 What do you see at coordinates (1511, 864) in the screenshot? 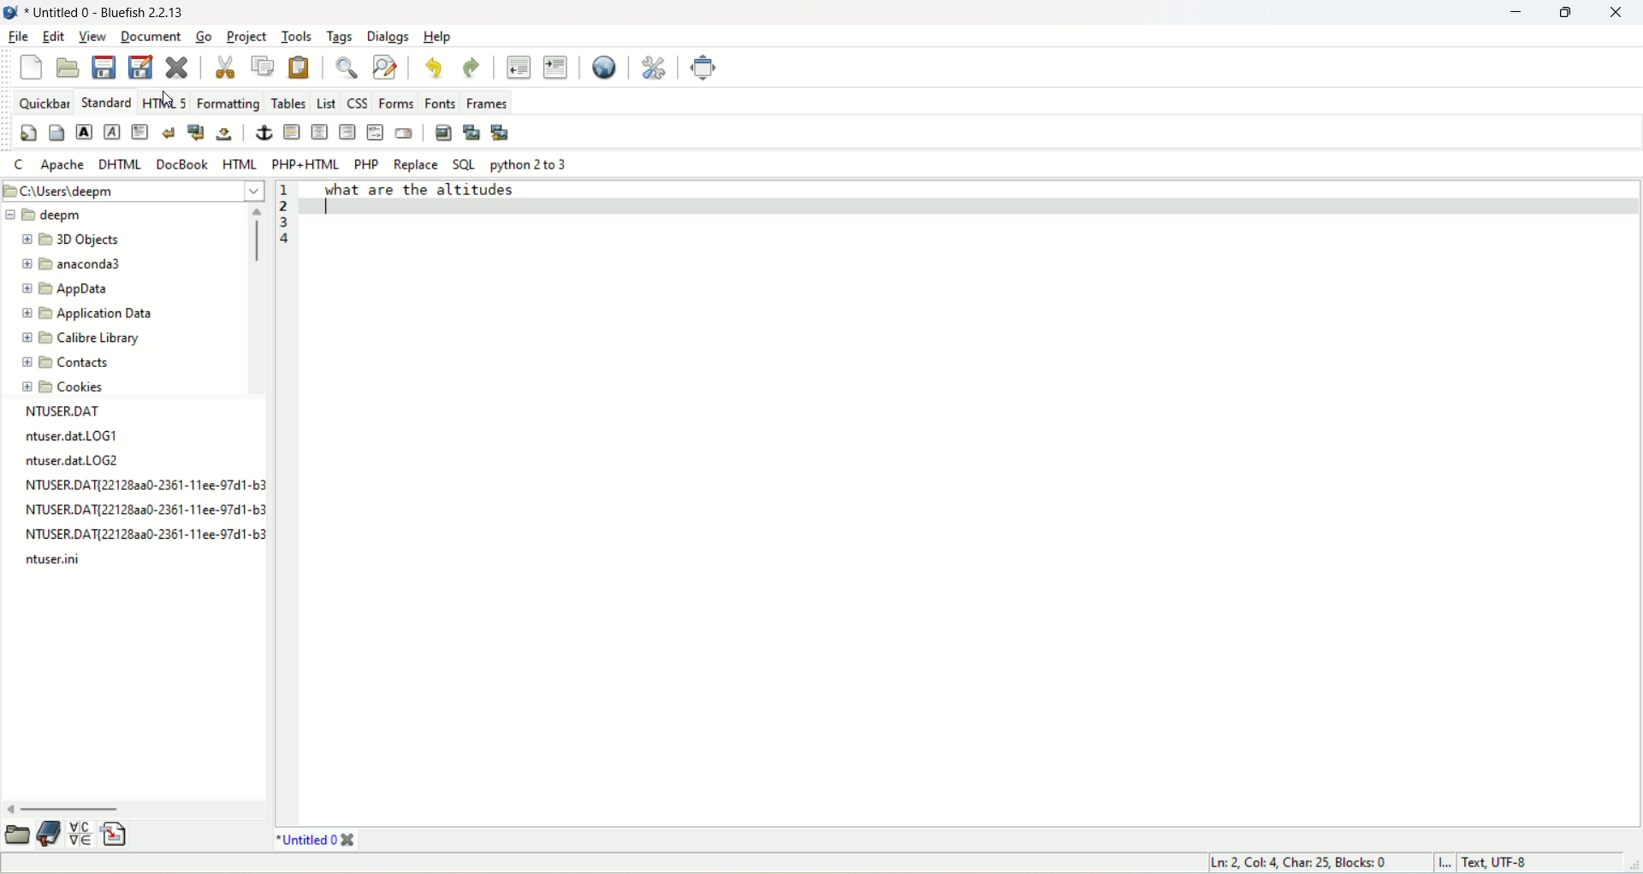
I see `text, UTF-8` at bounding box center [1511, 864].